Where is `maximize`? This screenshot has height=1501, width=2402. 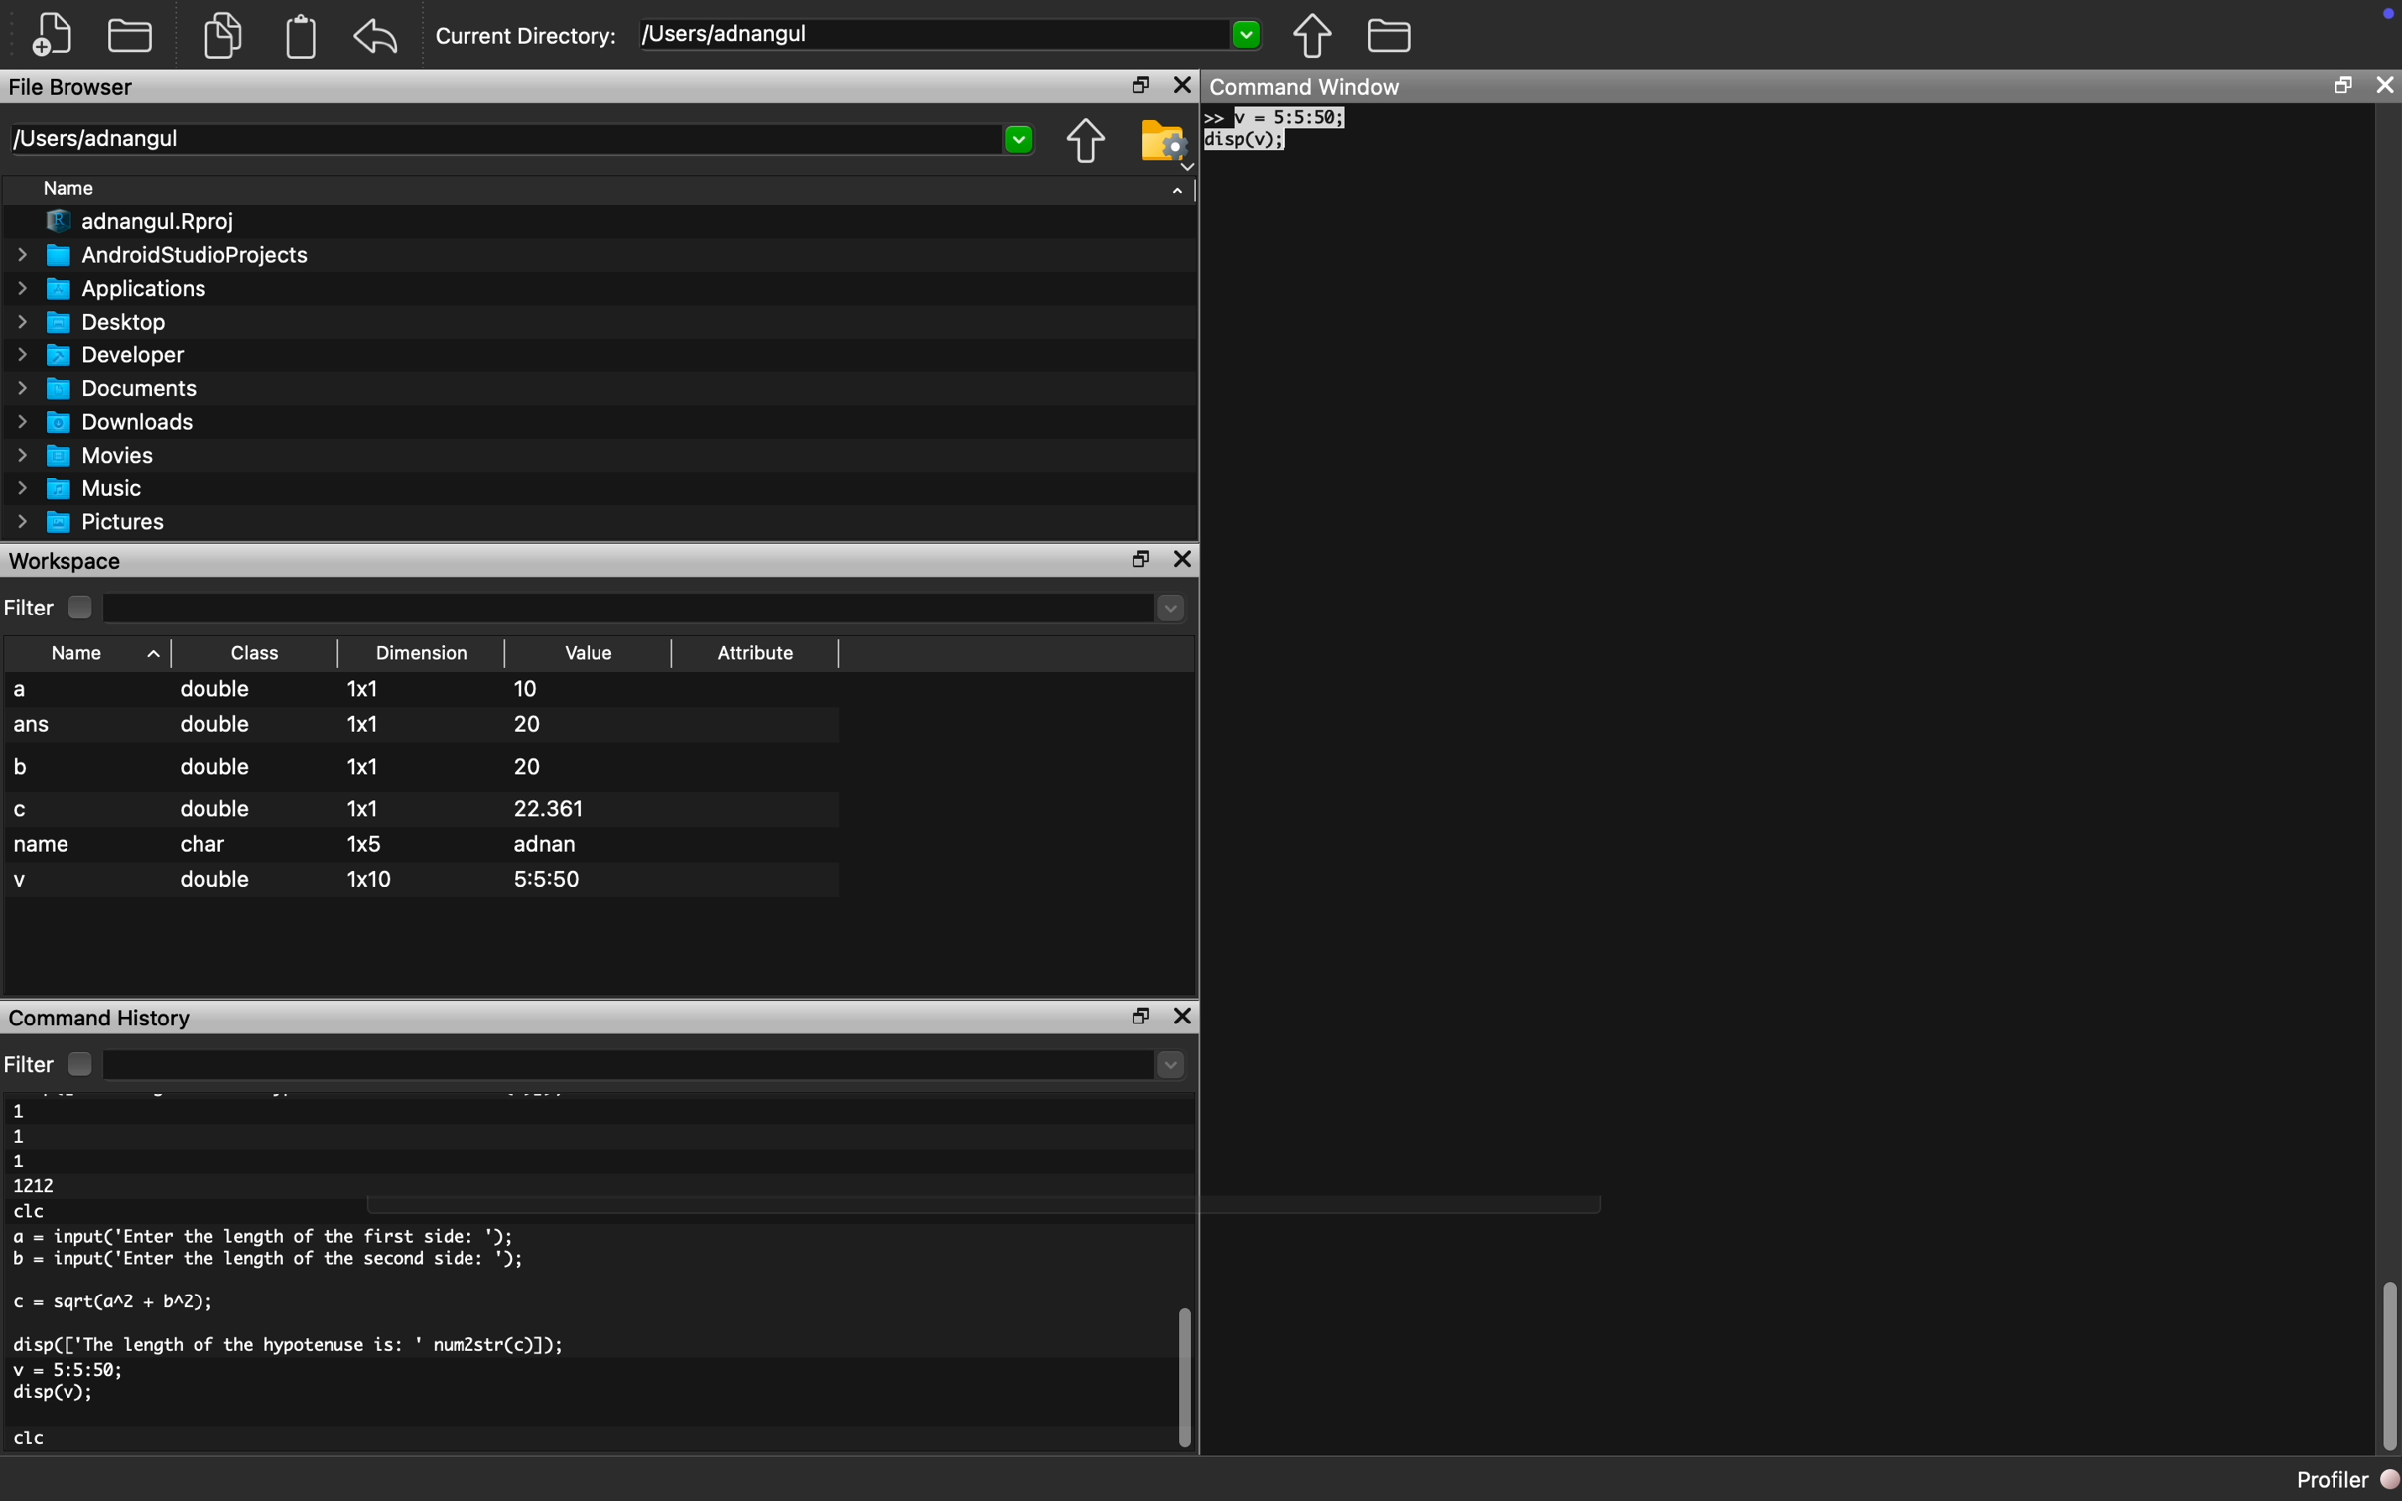
maximize is located at coordinates (1139, 86).